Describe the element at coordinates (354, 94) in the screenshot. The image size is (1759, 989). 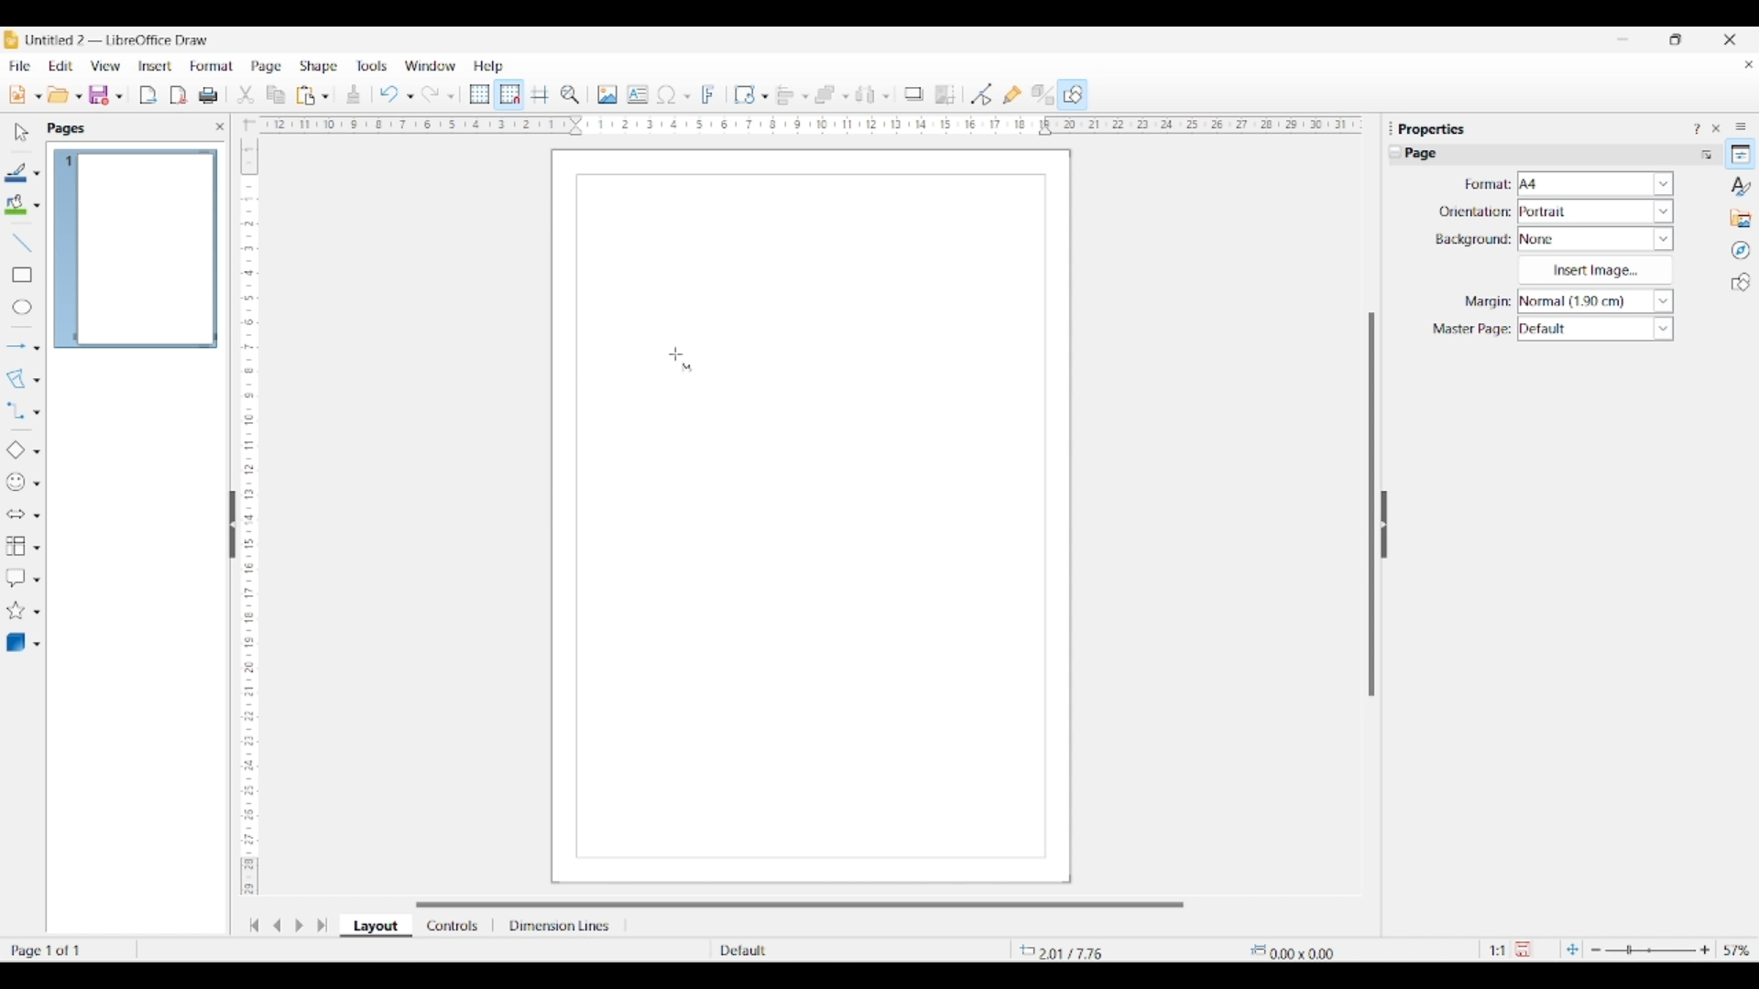
I see `Clone formatting` at that location.